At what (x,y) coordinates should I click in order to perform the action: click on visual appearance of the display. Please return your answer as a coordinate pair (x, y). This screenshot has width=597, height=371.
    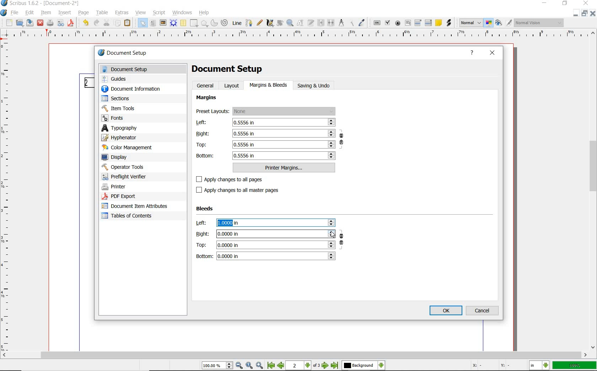
    Looking at the image, I should click on (540, 23).